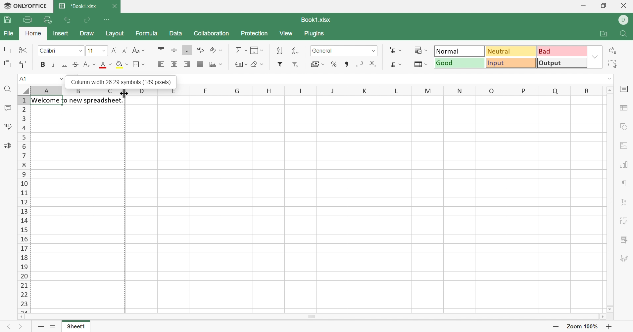 The height and width of the screenshot is (332, 633). I want to click on Layout, so click(116, 34).